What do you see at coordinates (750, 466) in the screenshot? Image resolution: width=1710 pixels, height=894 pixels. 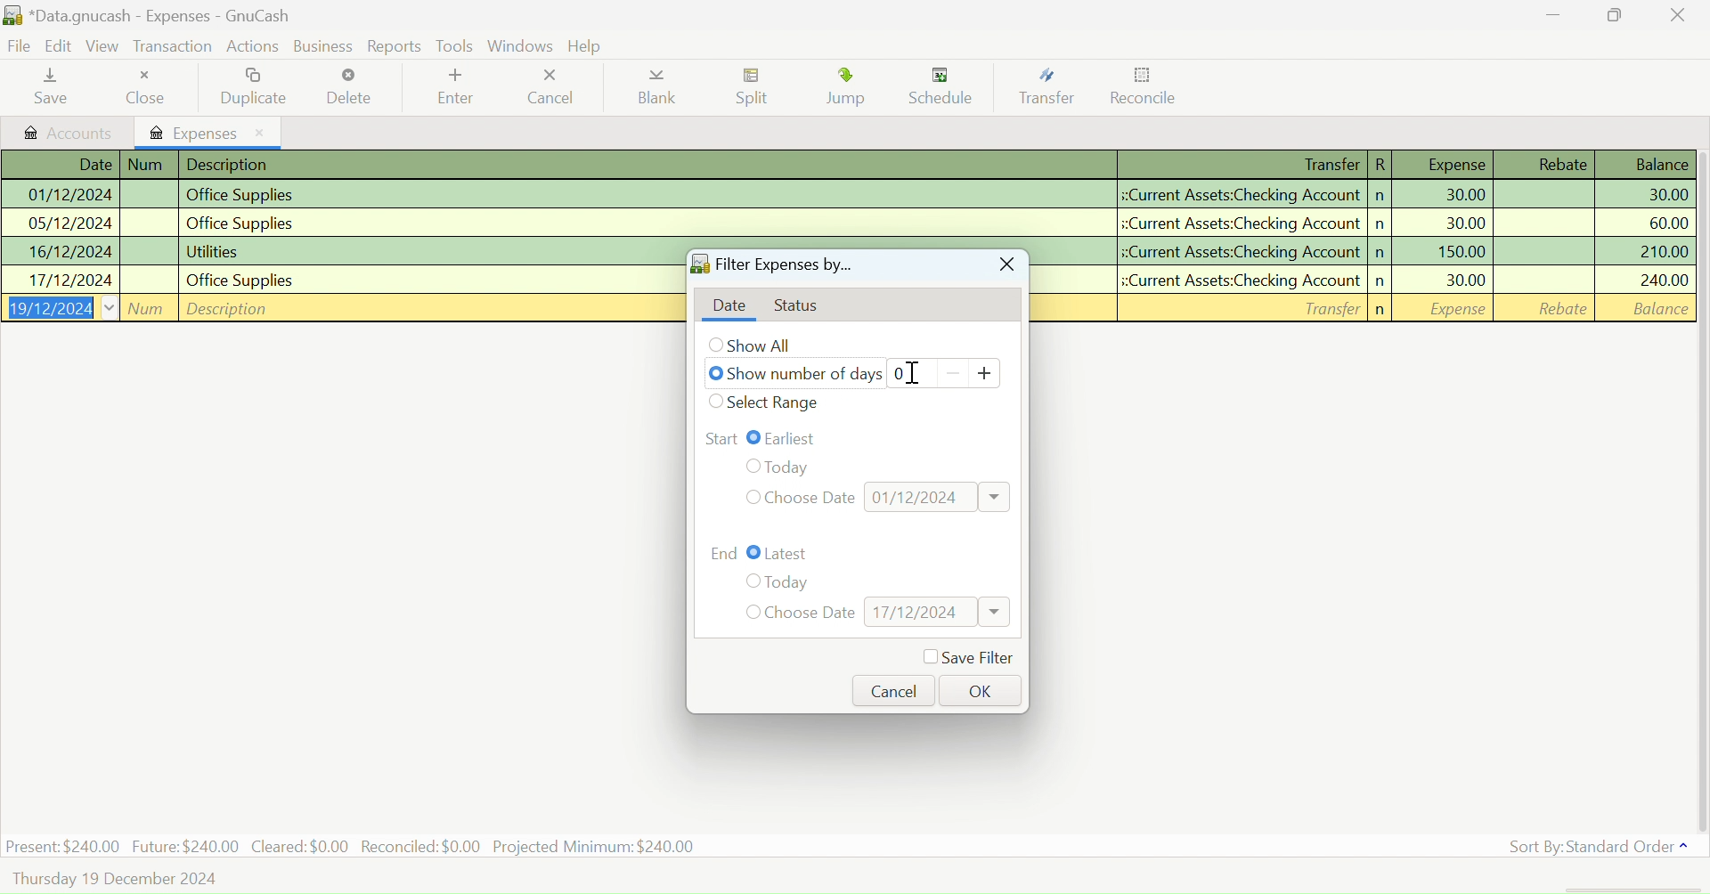 I see `Checkbox` at bounding box center [750, 466].